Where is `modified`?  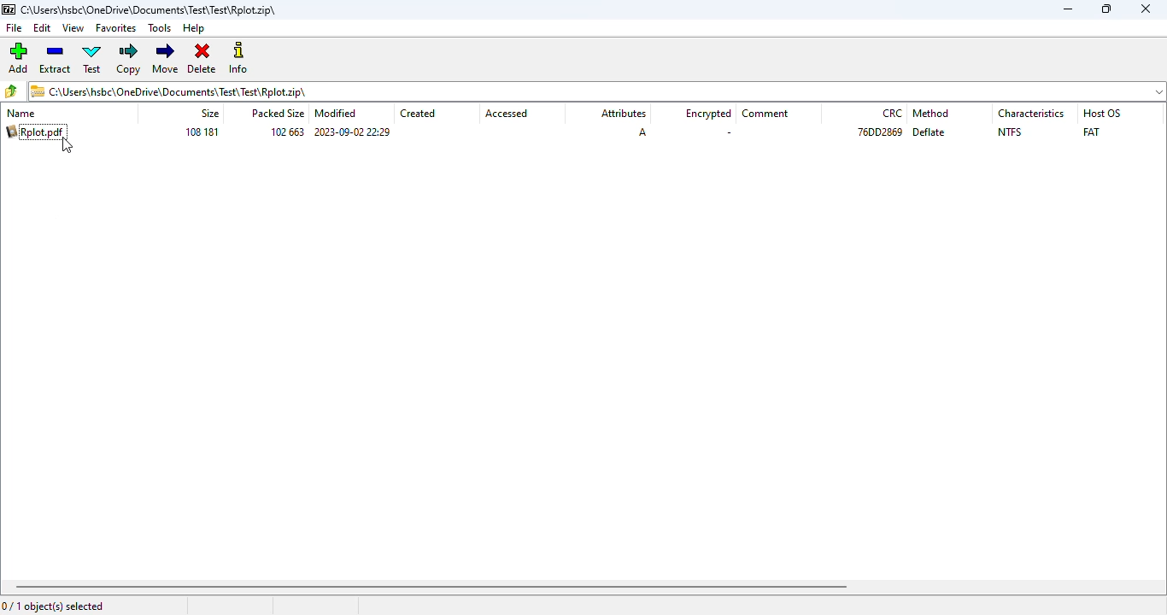
modified is located at coordinates (335, 114).